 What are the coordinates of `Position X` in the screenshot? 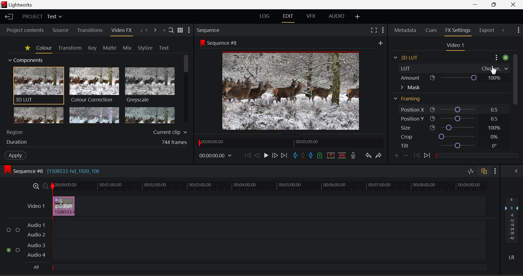 It's located at (451, 109).